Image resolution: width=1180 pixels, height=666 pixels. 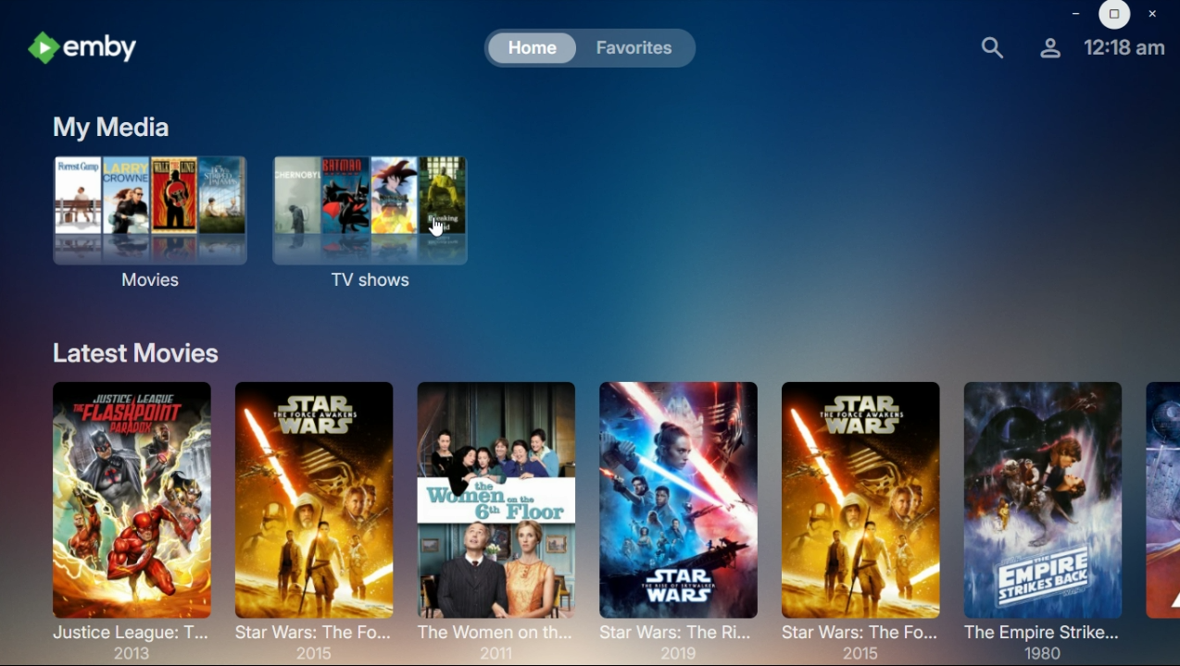 What do you see at coordinates (1124, 47) in the screenshot?
I see `12.48` at bounding box center [1124, 47].